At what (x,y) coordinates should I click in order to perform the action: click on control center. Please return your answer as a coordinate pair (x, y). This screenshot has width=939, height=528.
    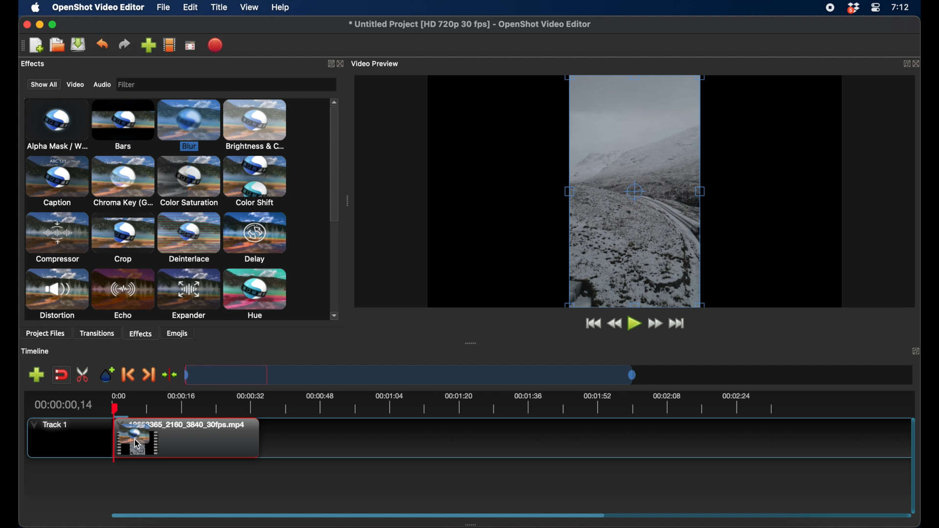
    Looking at the image, I should click on (875, 8).